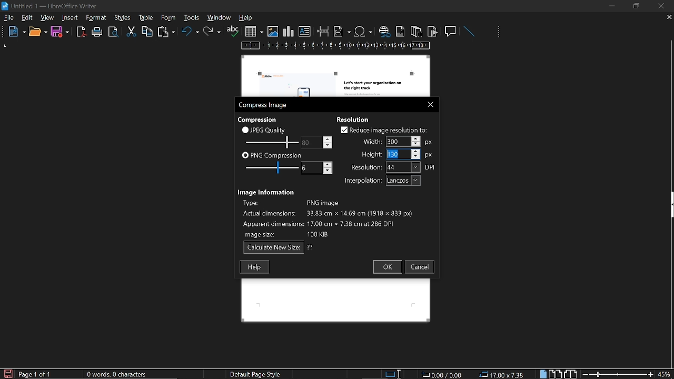 The height and width of the screenshot is (379, 674). I want to click on word count, so click(121, 374).